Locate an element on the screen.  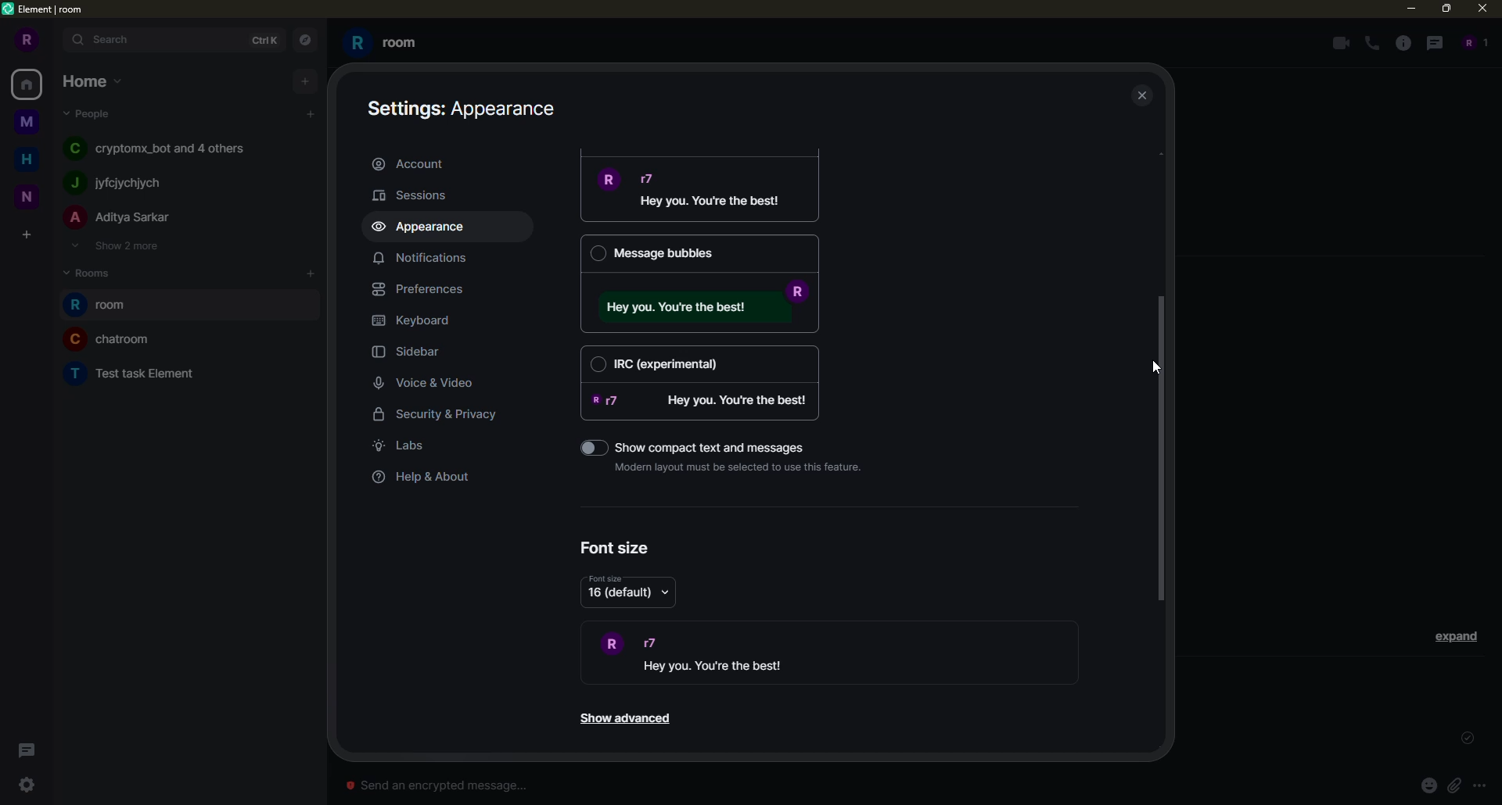
notifications is located at coordinates (419, 257).